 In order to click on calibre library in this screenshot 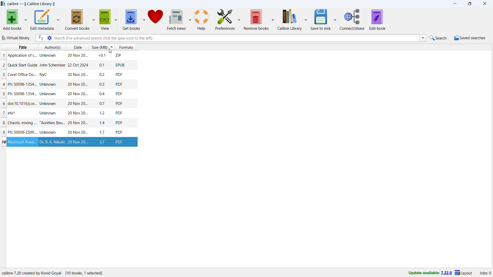, I will do `click(289, 19)`.